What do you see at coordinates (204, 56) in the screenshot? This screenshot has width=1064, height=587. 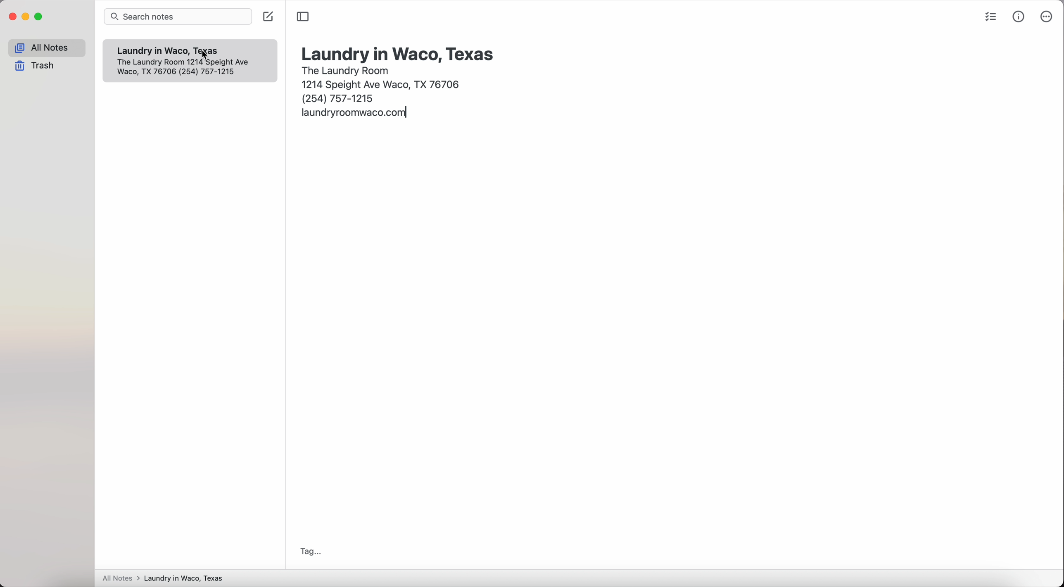 I see `cursor` at bounding box center [204, 56].